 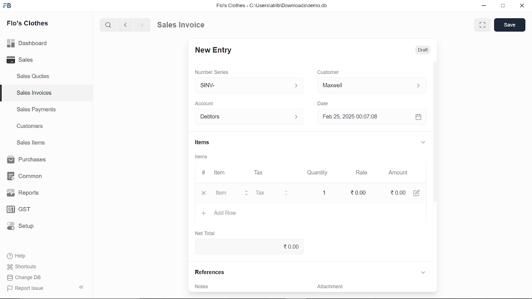 What do you see at coordinates (214, 51) in the screenshot?
I see `New Entry` at bounding box center [214, 51].